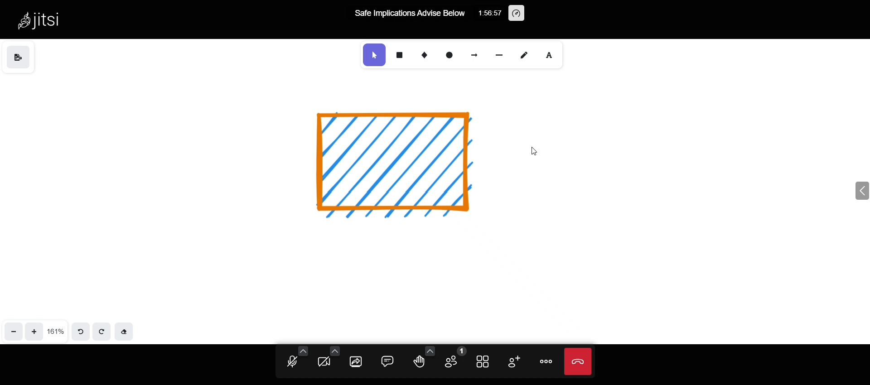  Describe the element at coordinates (354, 362) in the screenshot. I see `share screen` at that location.